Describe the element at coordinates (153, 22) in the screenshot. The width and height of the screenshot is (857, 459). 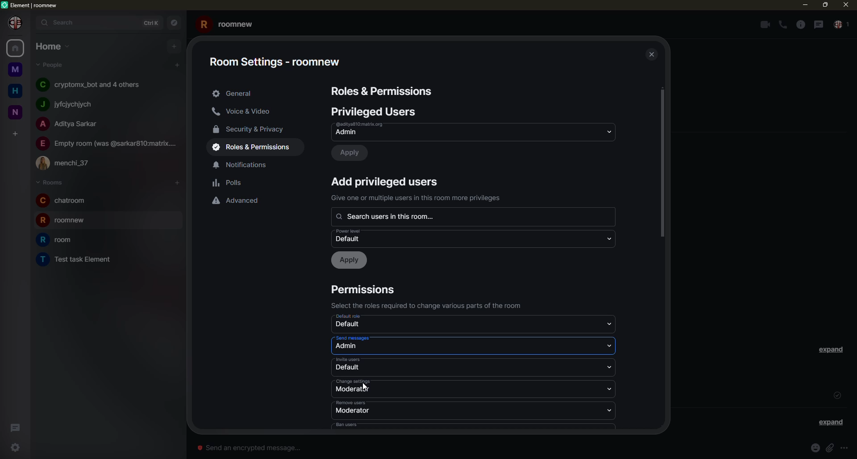
I see `ctrlK` at that location.